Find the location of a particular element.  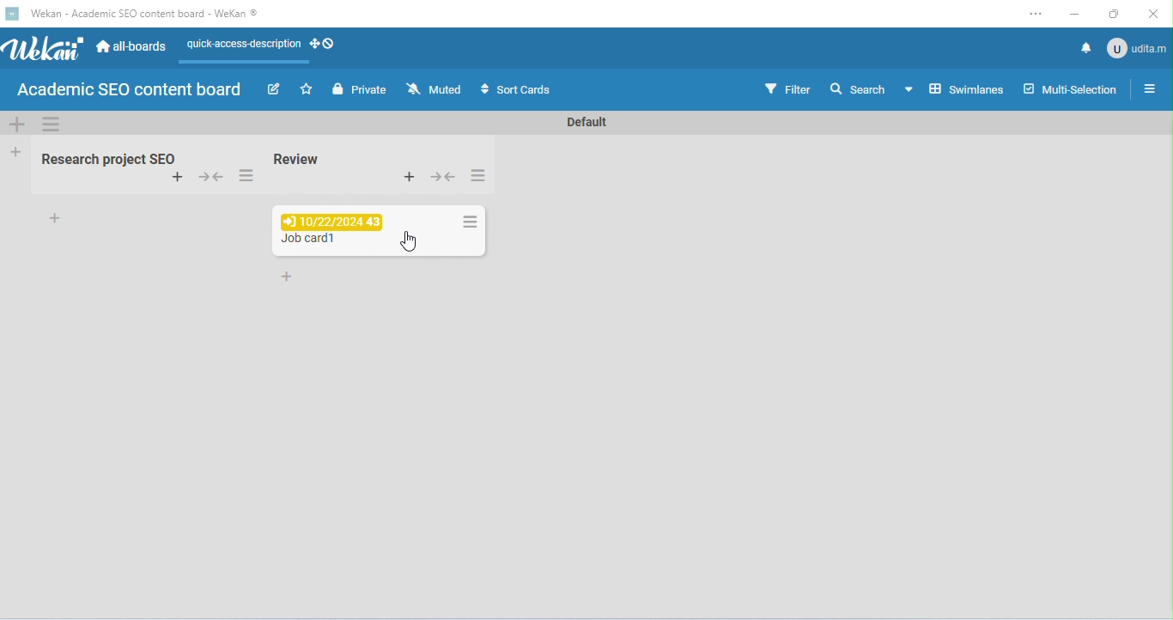

card actions is located at coordinates (469, 222).